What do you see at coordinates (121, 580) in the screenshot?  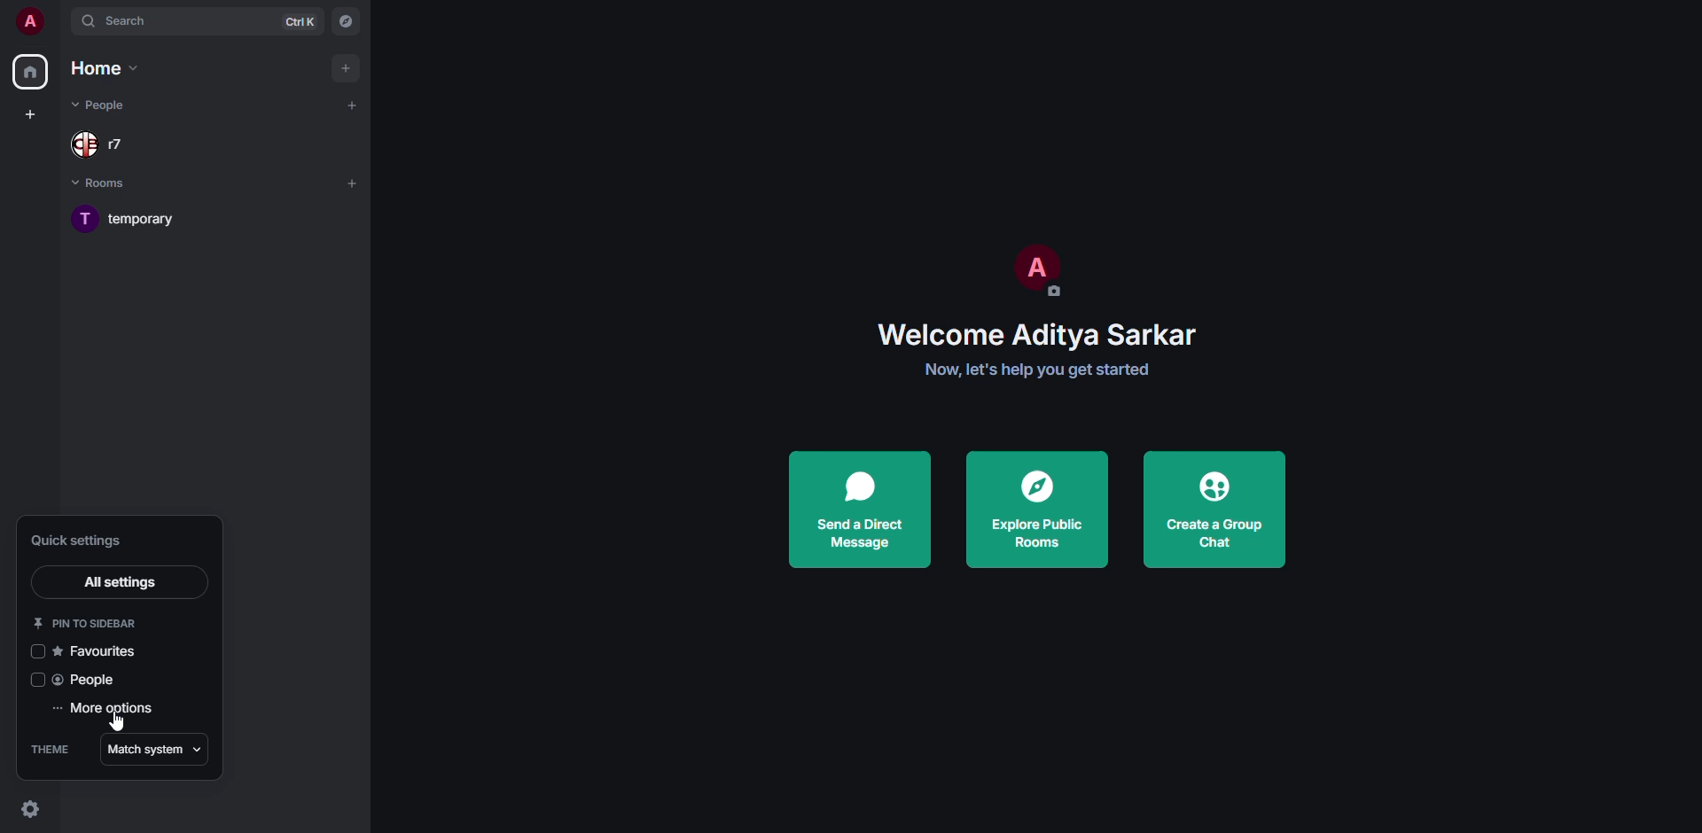 I see `all settings` at bounding box center [121, 580].